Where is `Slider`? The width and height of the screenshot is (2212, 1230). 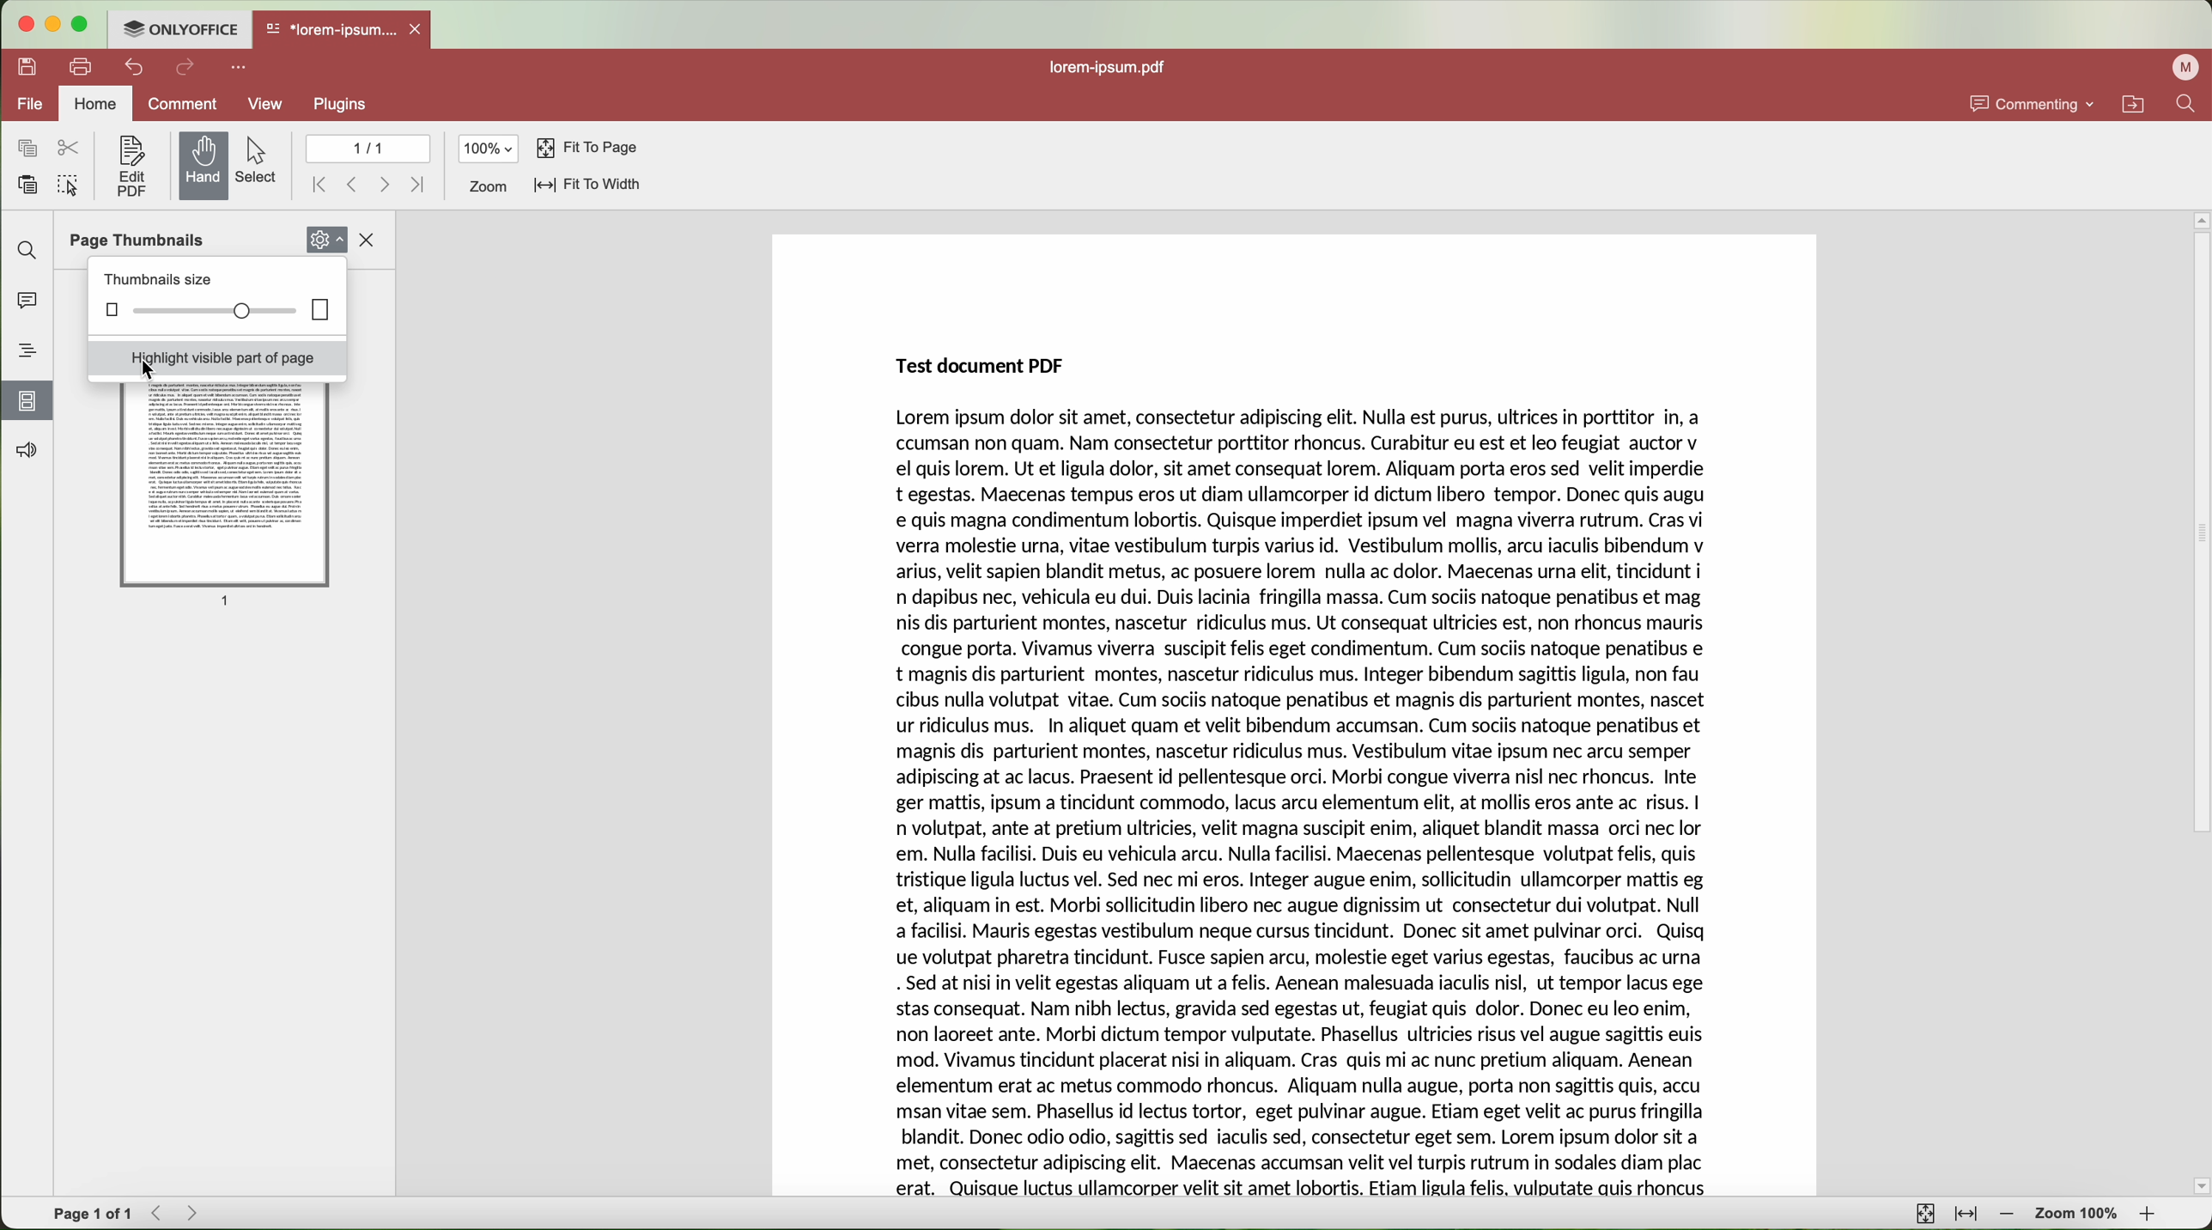 Slider is located at coordinates (221, 310).